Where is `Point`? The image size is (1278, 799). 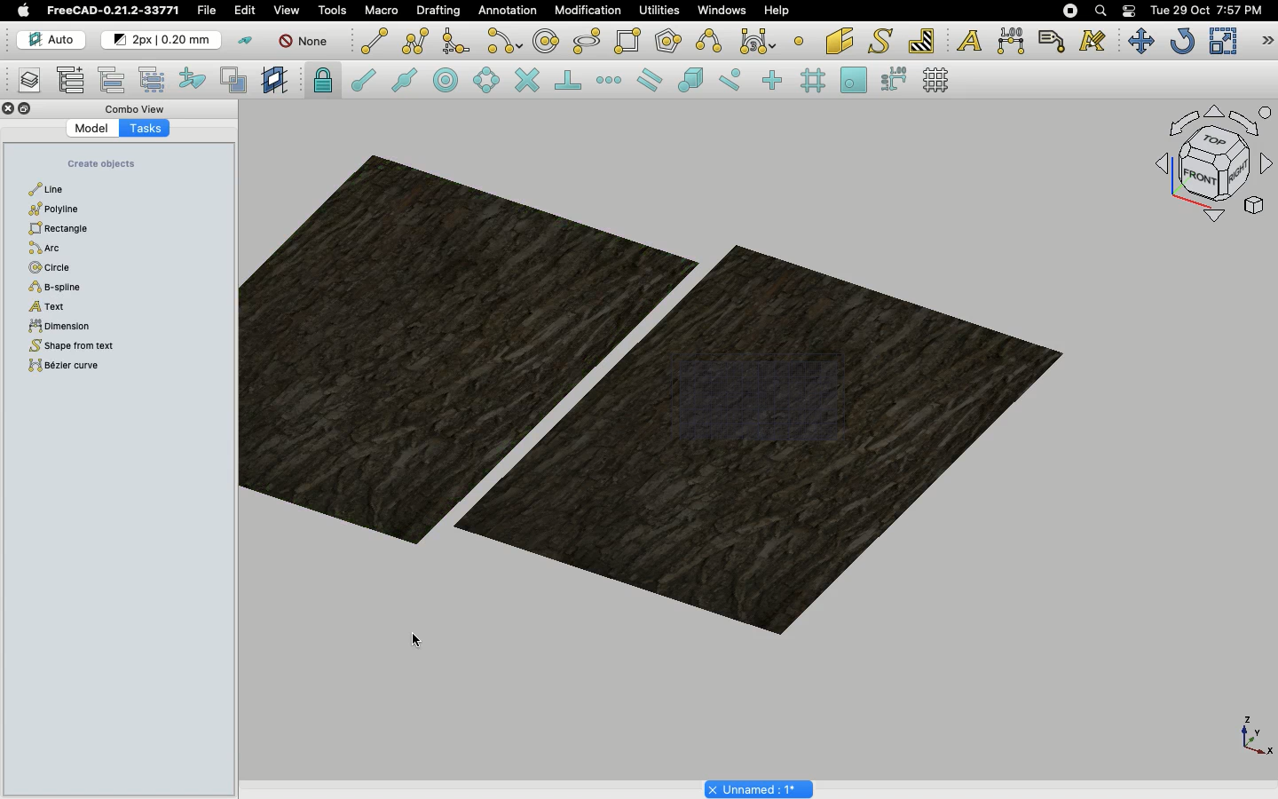 Point is located at coordinates (799, 39).